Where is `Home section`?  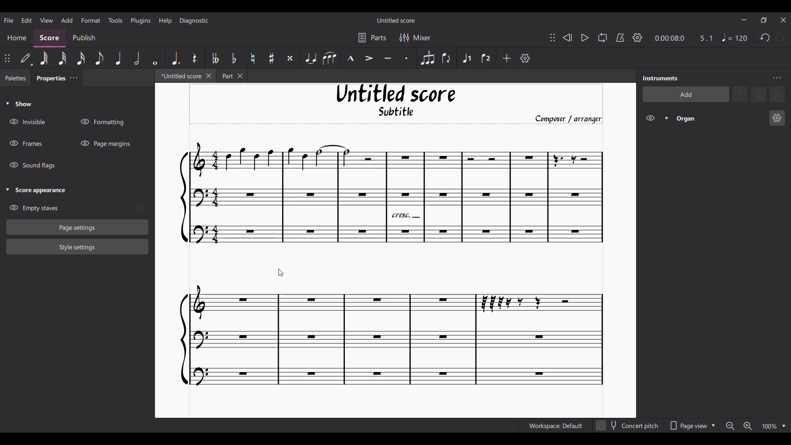
Home section is located at coordinates (17, 37).